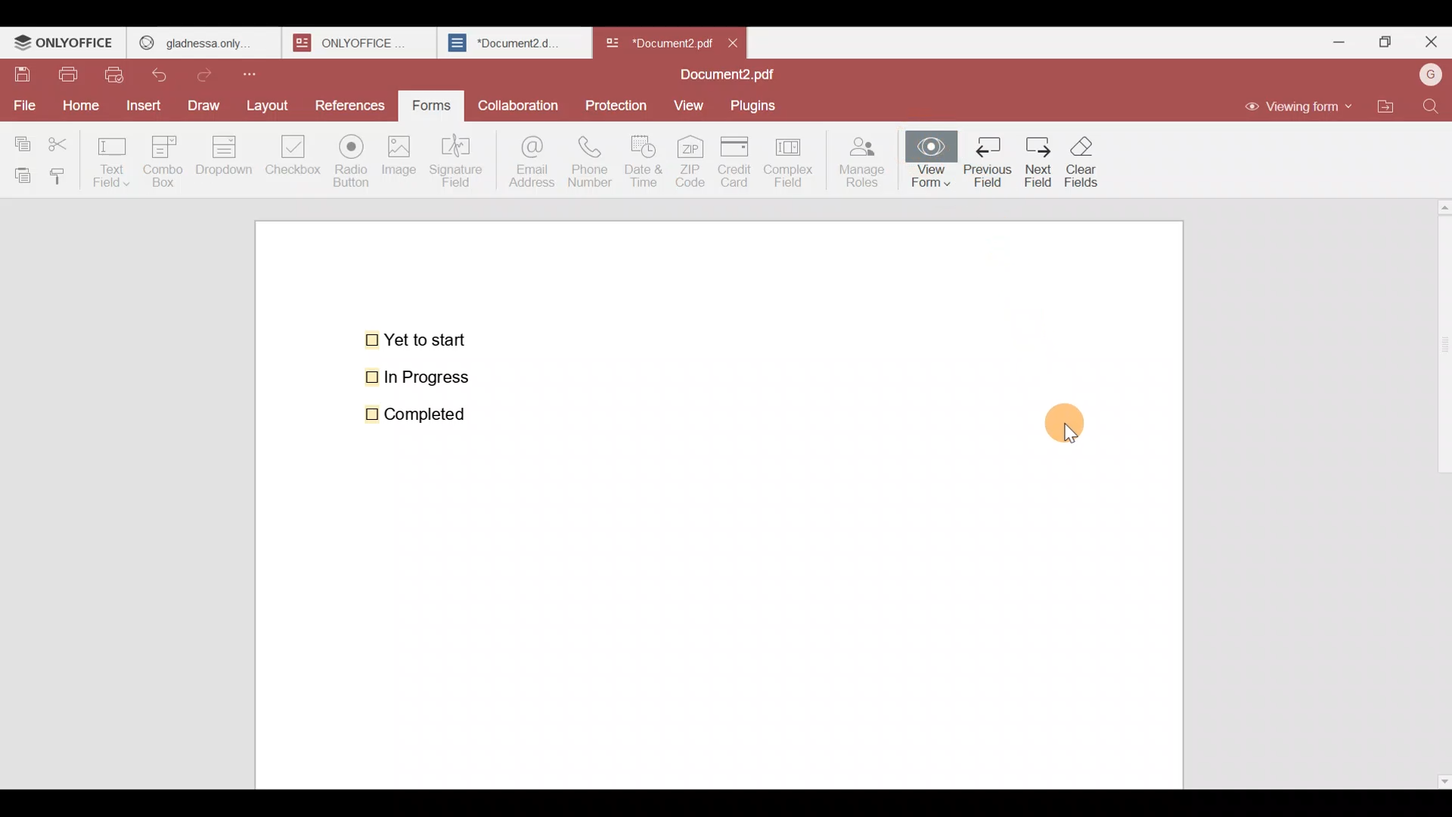 The width and height of the screenshot is (1452, 817). What do you see at coordinates (354, 42) in the screenshot?
I see `onlyoffice` at bounding box center [354, 42].